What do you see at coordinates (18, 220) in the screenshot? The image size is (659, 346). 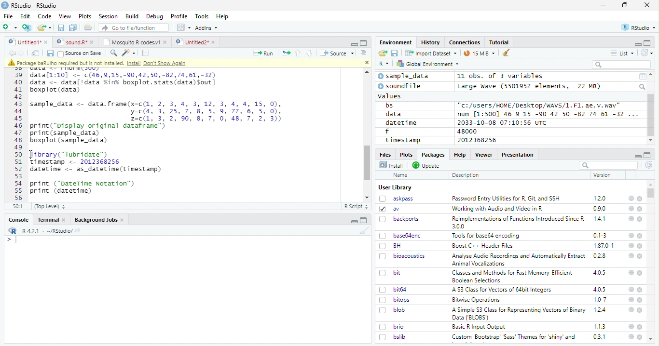 I see `Console` at bounding box center [18, 220].